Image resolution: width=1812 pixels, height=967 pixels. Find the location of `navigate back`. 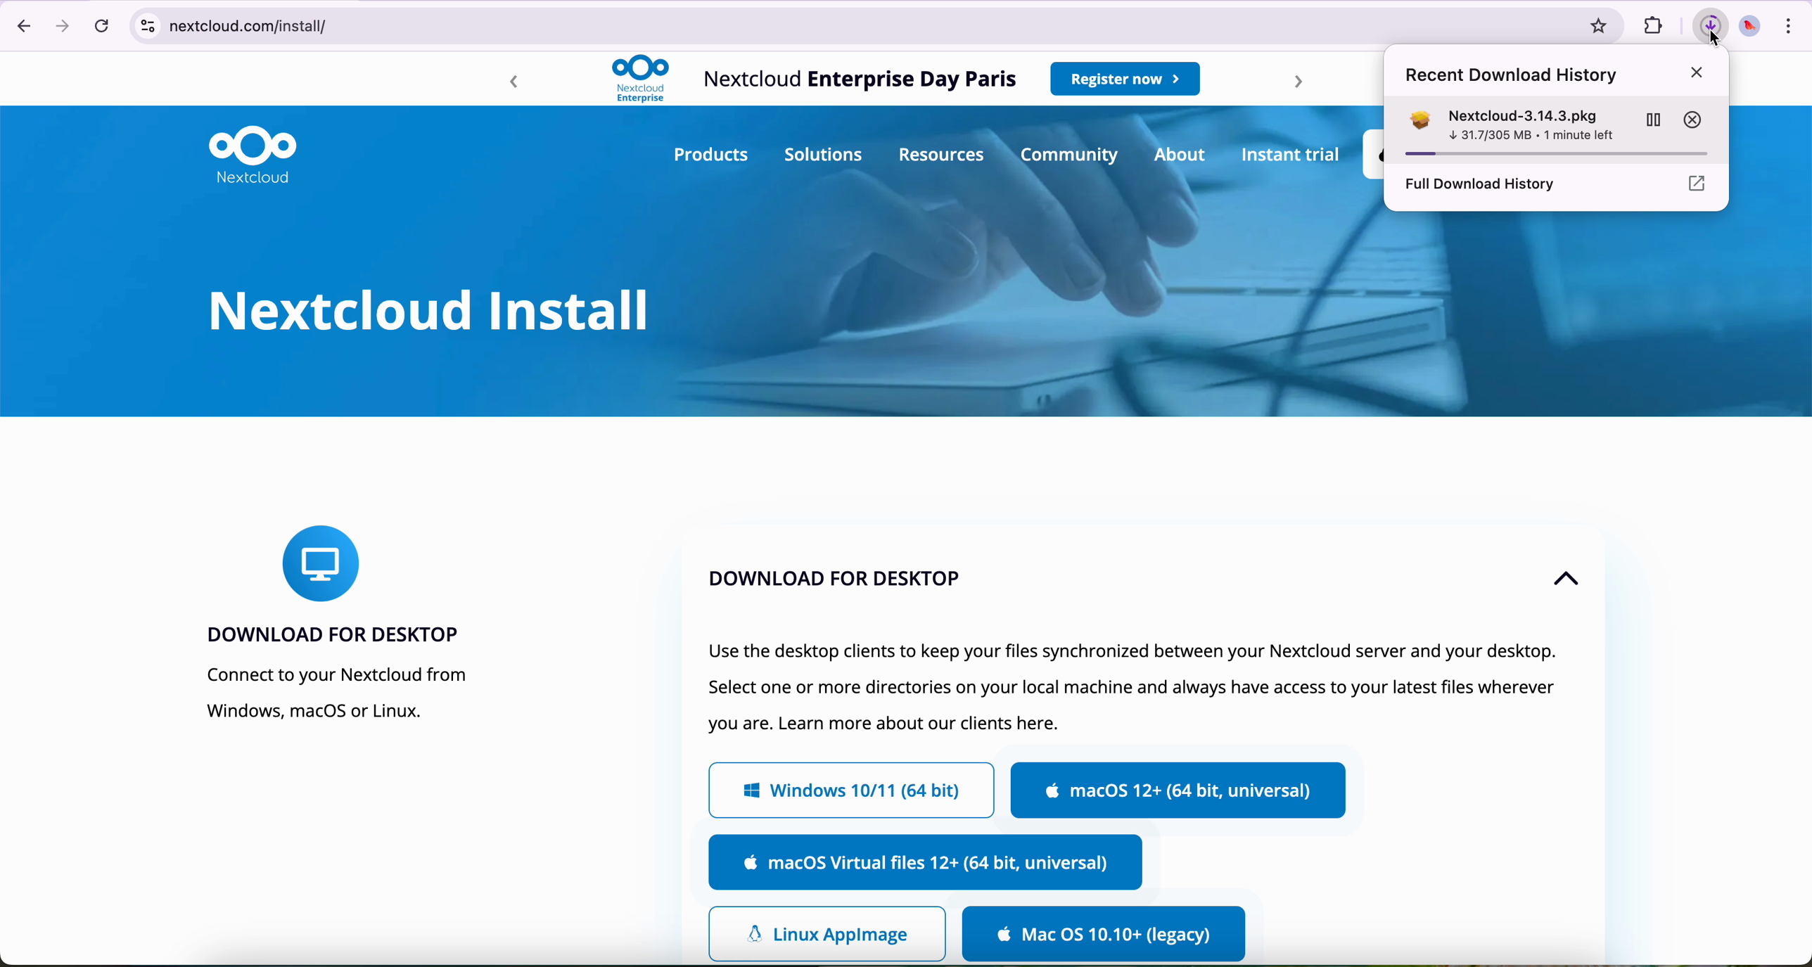

navigate back is located at coordinates (22, 25).